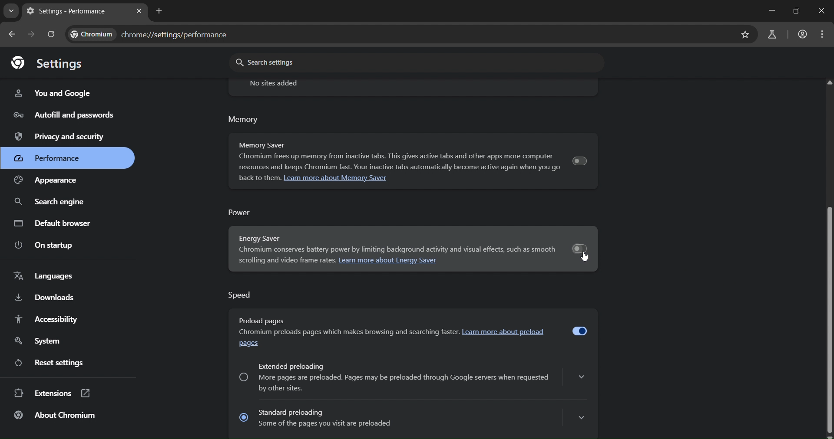 The image size is (834, 439). Describe the element at coordinates (238, 213) in the screenshot. I see `power` at that location.